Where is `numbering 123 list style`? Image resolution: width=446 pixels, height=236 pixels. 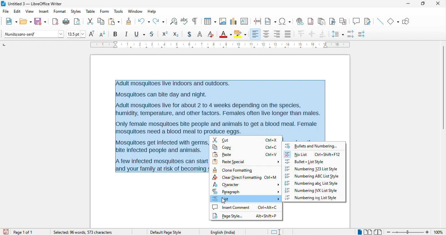
numbering 123 list style is located at coordinates (314, 169).